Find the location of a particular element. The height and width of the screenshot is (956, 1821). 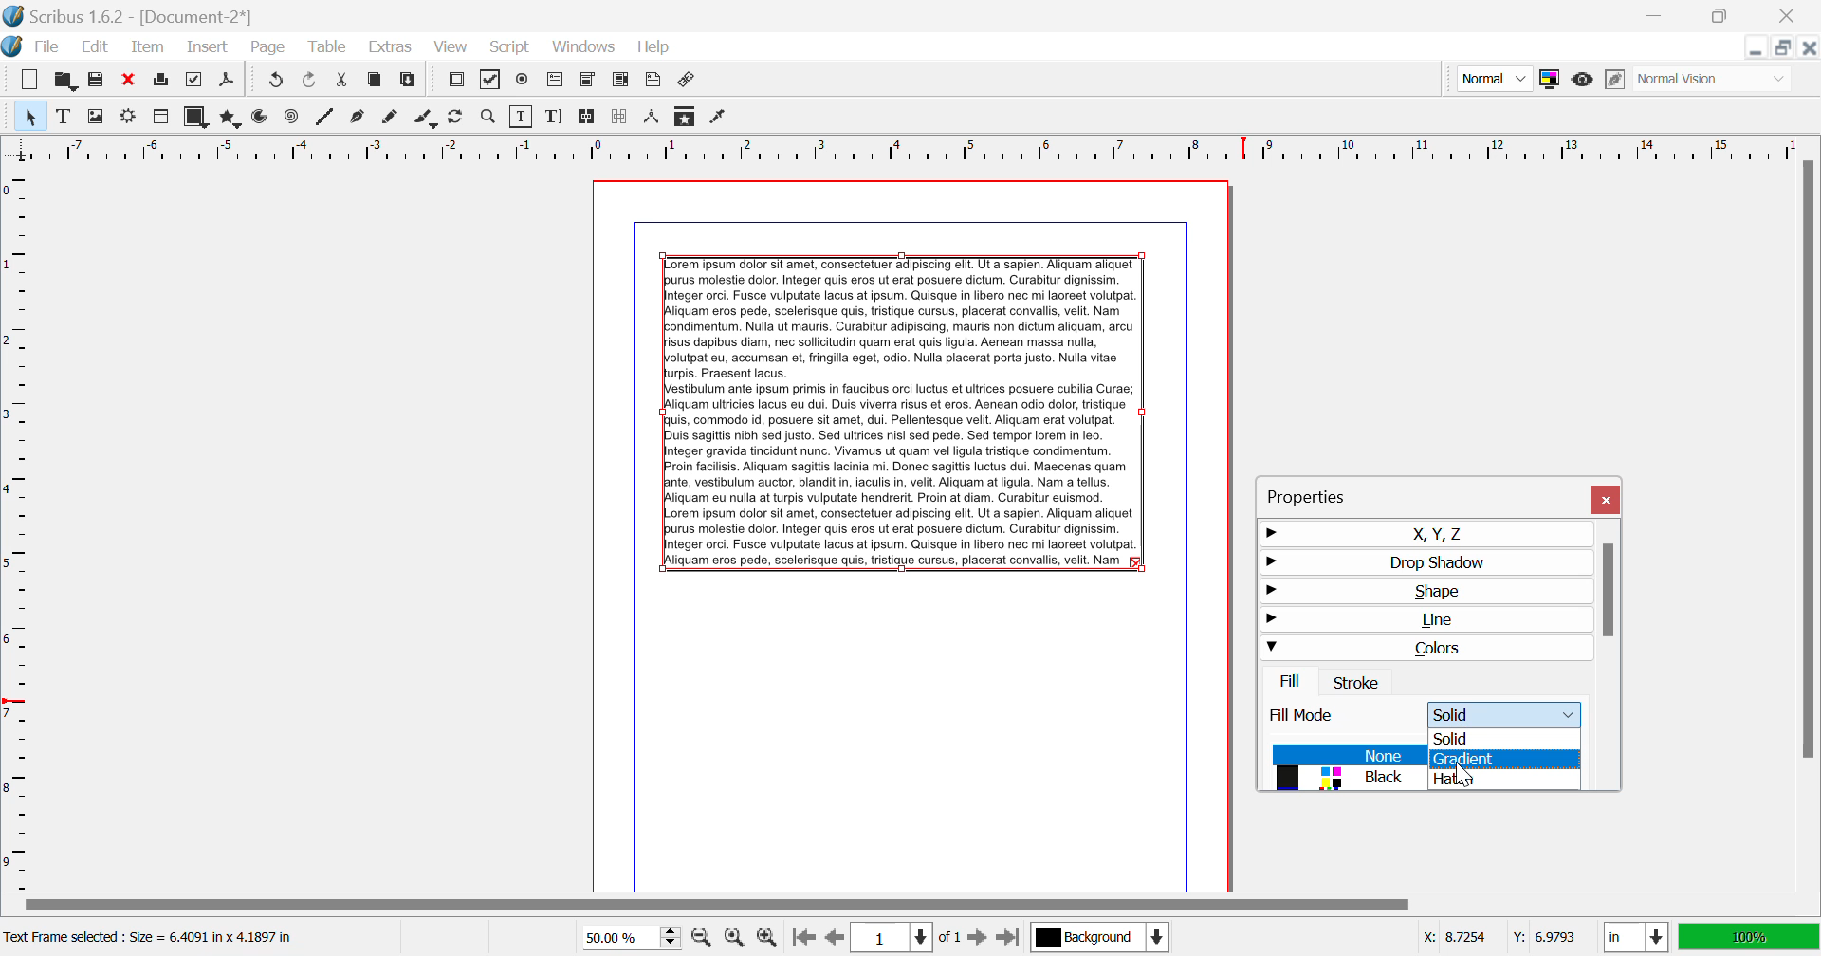

Background is located at coordinates (1099, 939).